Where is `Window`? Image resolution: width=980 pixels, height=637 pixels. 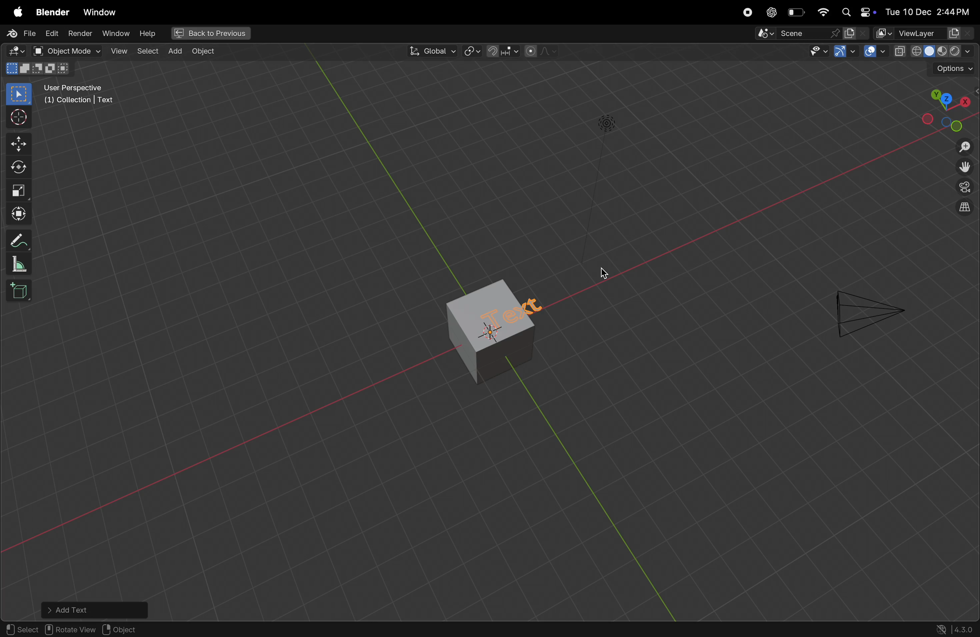
Window is located at coordinates (100, 10).